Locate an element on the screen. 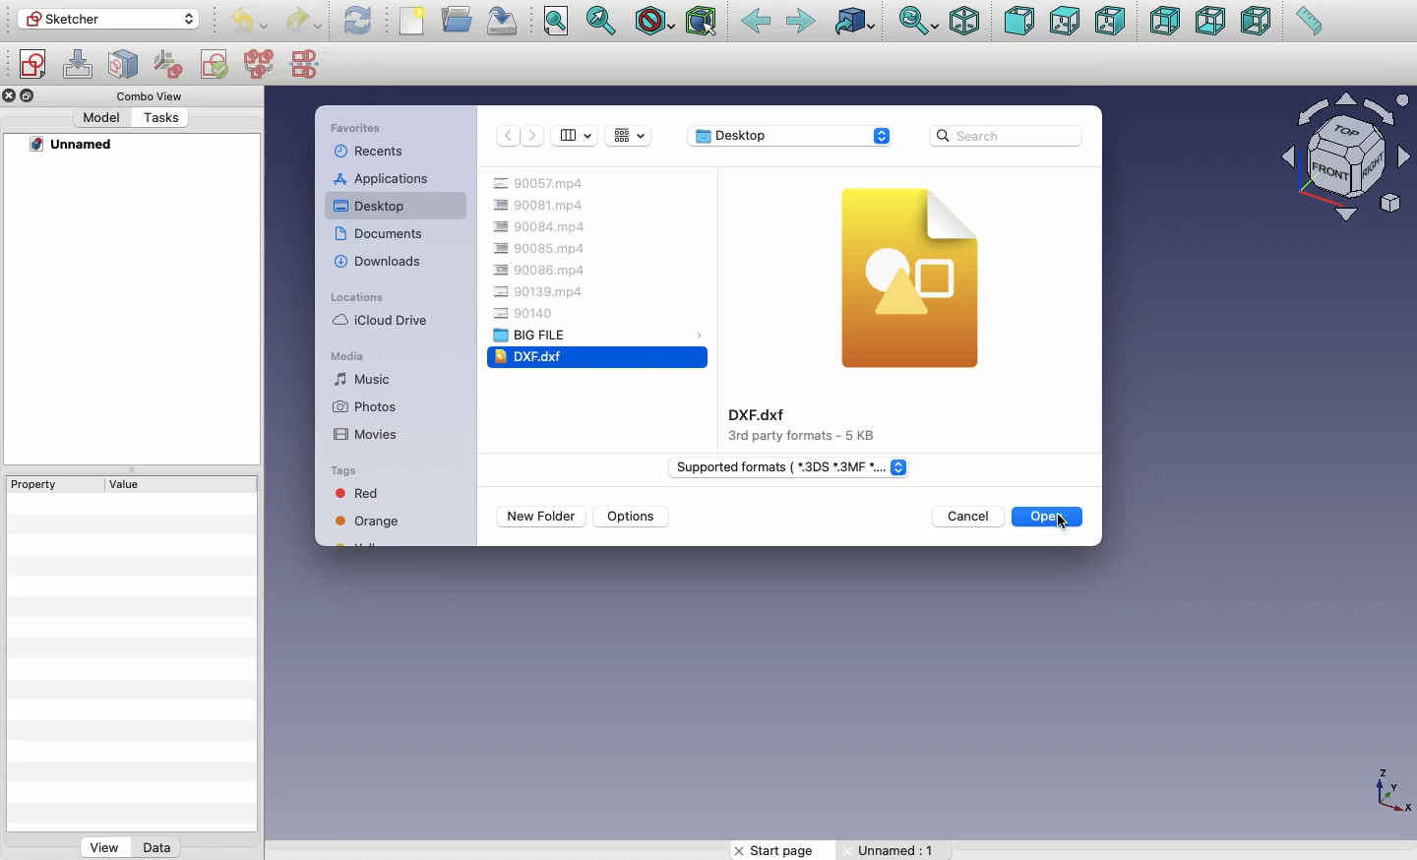 The height and width of the screenshot is (860, 1417). Right is located at coordinates (1112, 23).